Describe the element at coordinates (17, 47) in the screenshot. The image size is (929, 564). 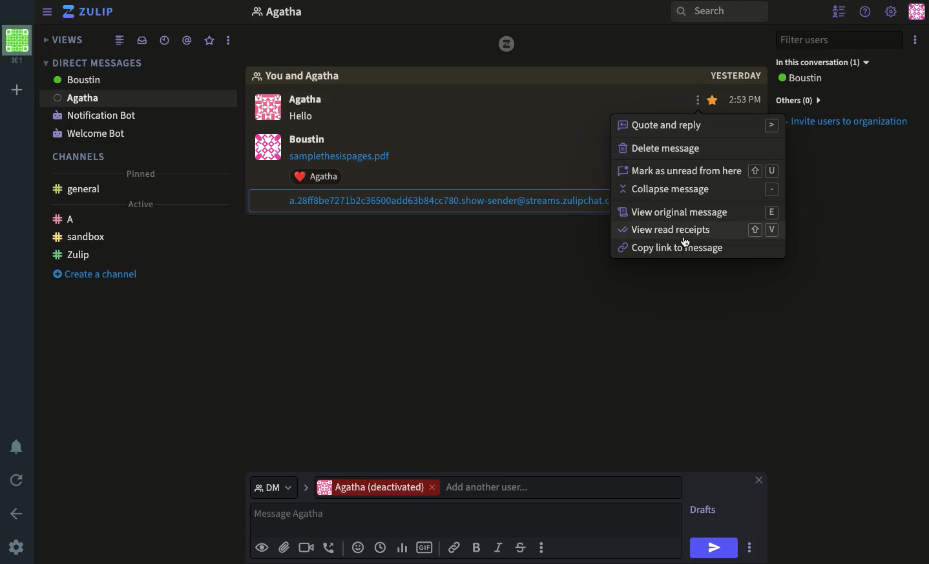
I see `Profile` at that location.